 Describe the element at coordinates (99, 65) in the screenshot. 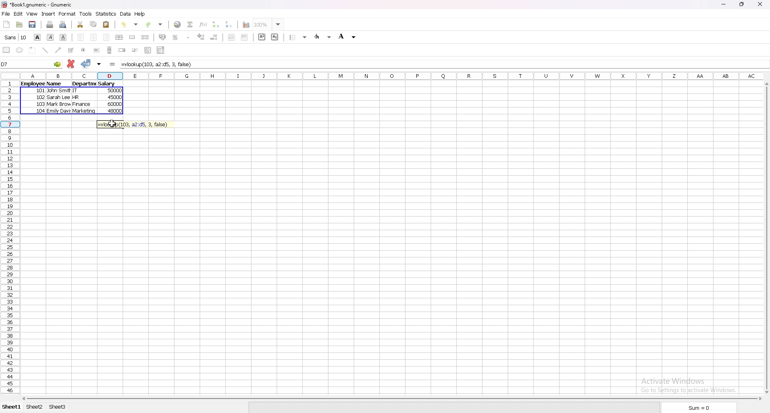

I see `accept all changes` at that location.